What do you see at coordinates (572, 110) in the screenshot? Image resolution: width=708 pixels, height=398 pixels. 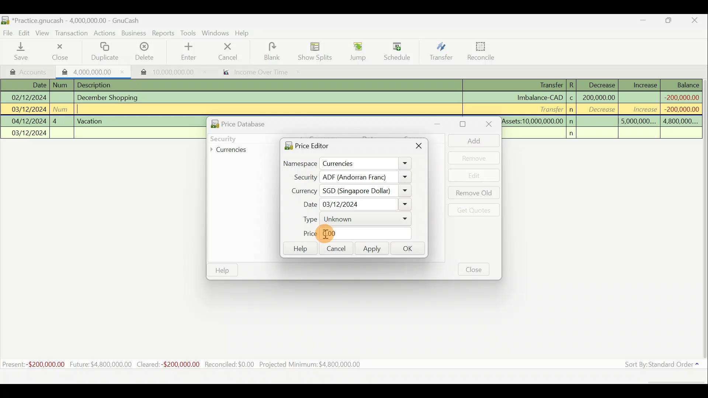 I see `n` at bounding box center [572, 110].